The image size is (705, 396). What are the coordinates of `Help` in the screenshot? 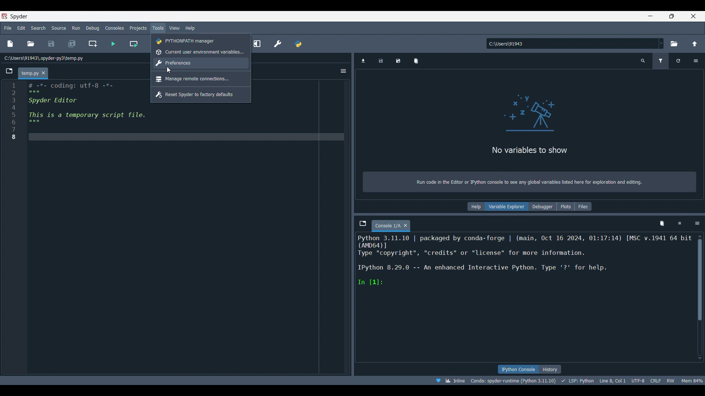 It's located at (476, 206).